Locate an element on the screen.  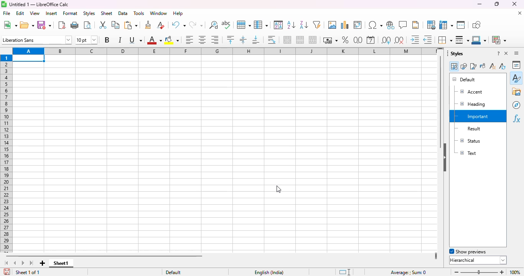
clone formatting is located at coordinates (148, 25).